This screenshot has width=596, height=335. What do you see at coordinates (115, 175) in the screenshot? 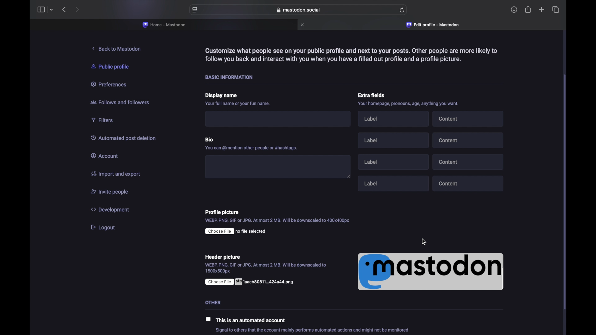
I see `import and export` at bounding box center [115, 175].